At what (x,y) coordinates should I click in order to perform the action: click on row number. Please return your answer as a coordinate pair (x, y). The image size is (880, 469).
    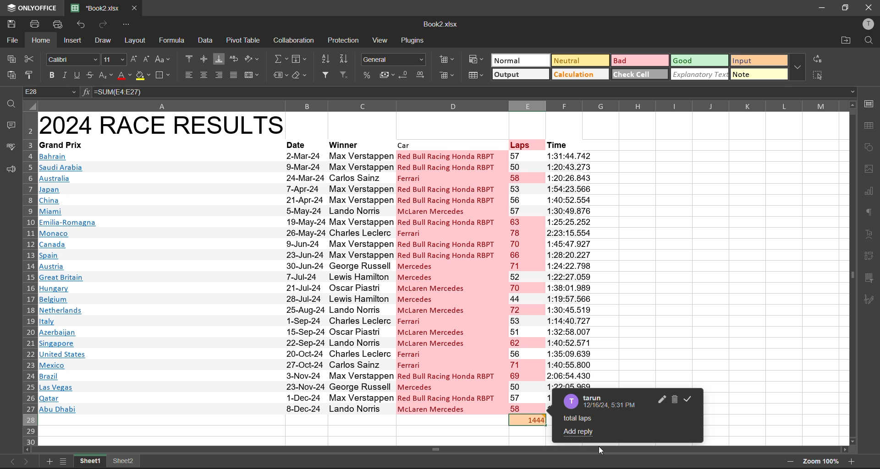
    Looking at the image, I should click on (28, 278).